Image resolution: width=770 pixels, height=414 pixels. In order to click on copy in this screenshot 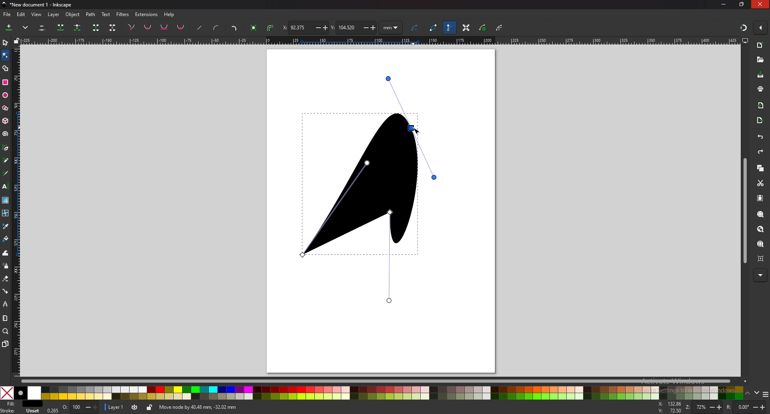, I will do `click(760, 168)`.